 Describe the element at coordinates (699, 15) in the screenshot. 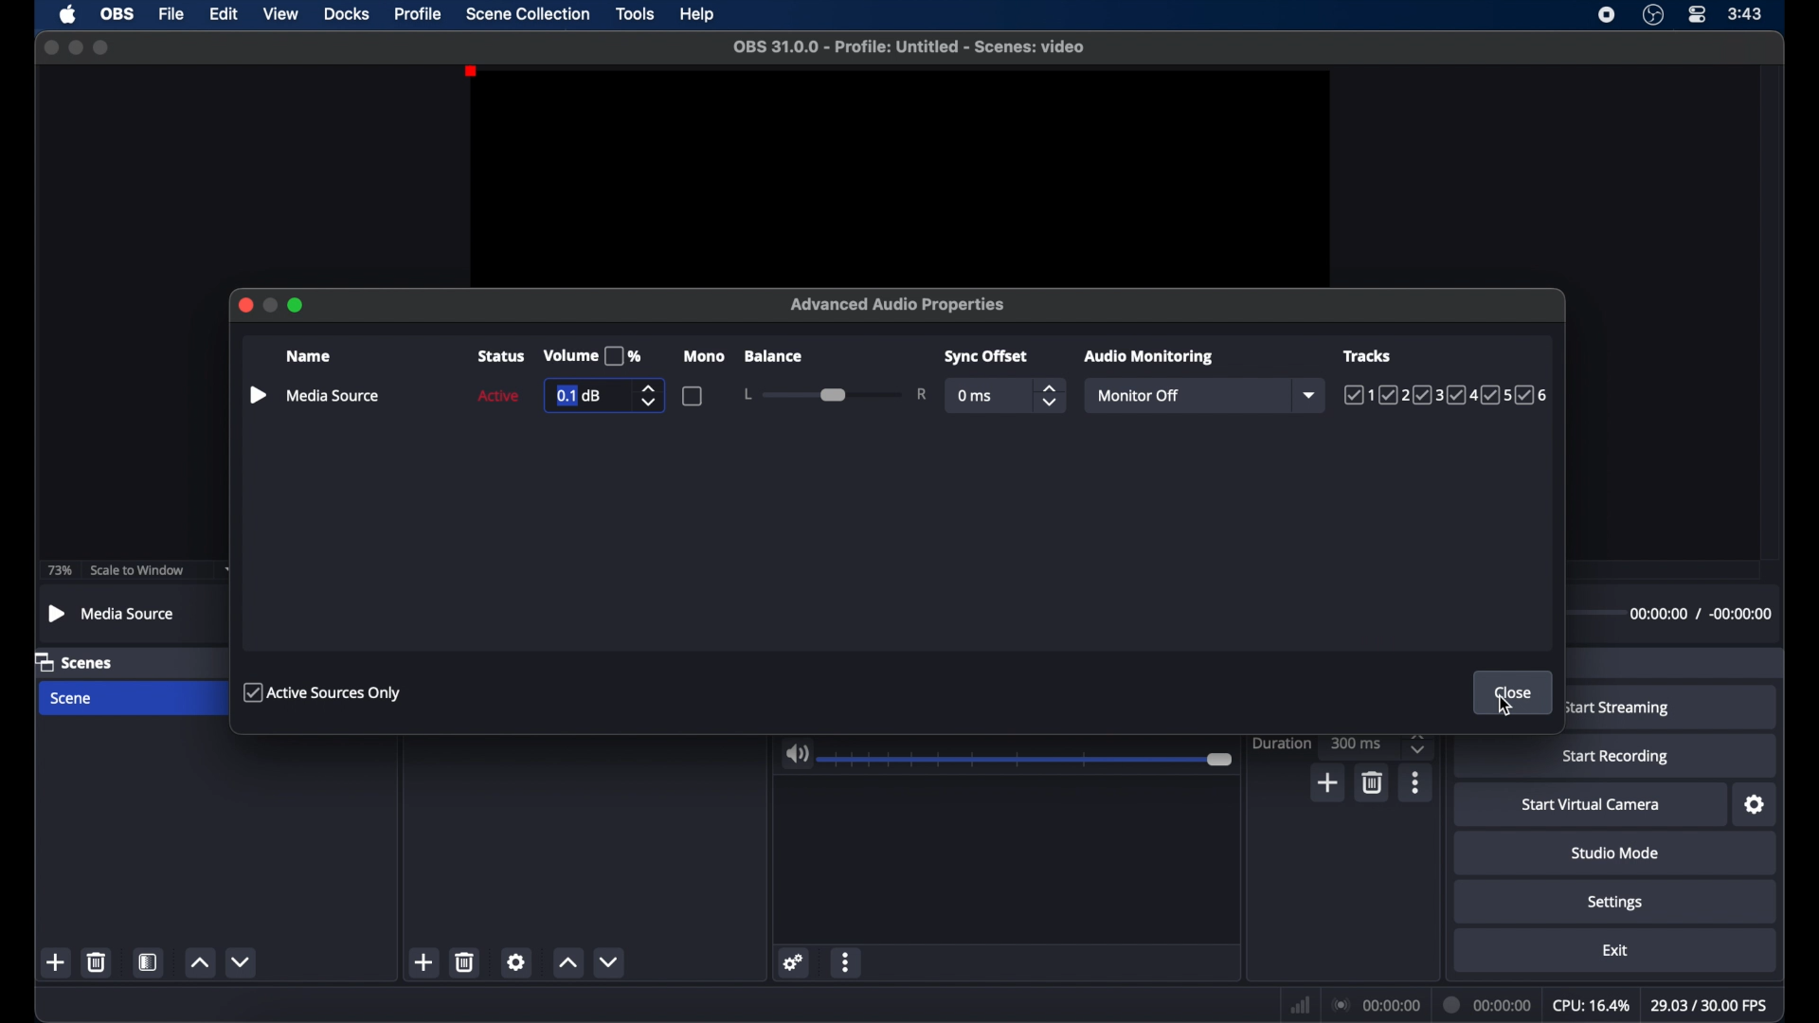

I see `help` at that location.